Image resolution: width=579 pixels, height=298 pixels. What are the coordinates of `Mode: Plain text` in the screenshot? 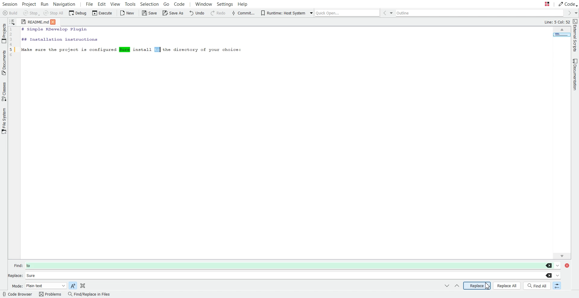 It's located at (38, 286).